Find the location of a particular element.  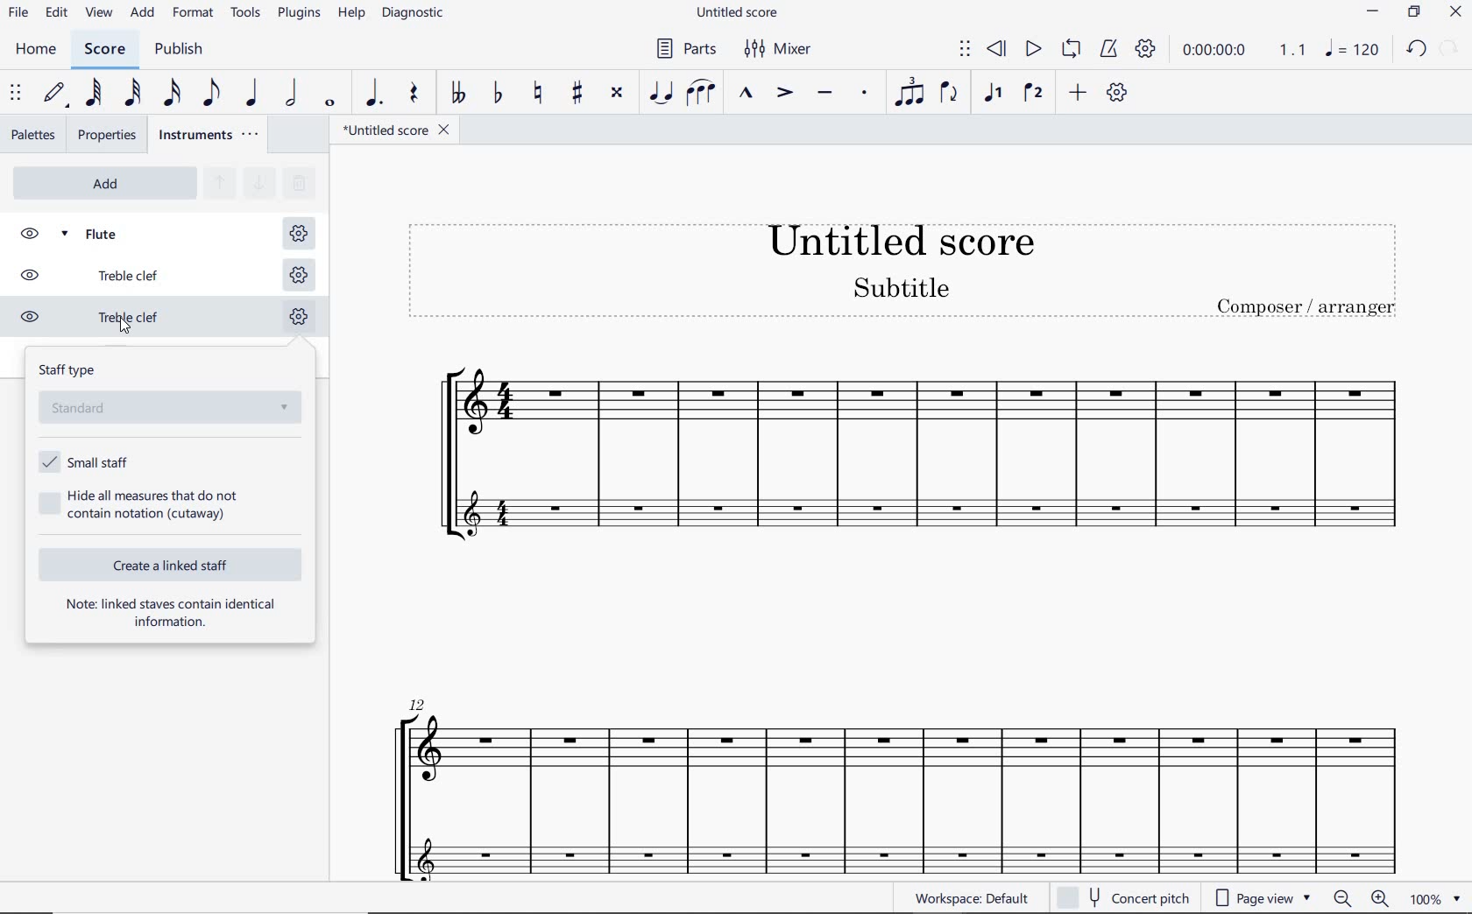

TOOLS is located at coordinates (246, 14).